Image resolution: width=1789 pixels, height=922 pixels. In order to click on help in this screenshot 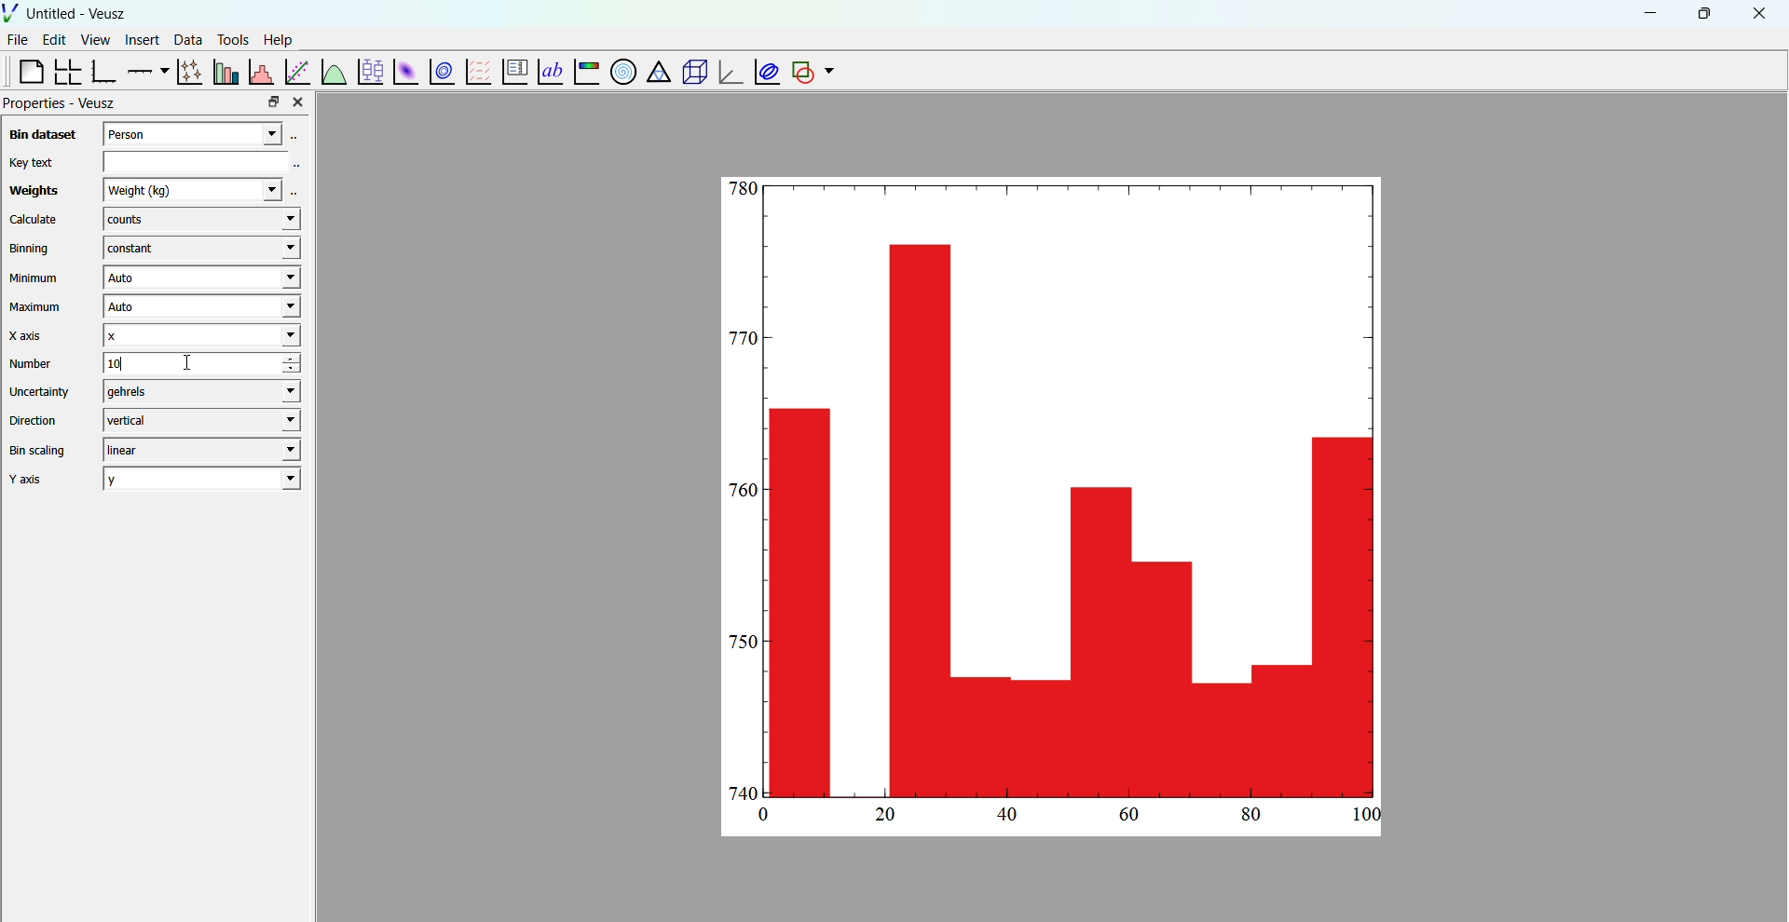, I will do `click(279, 38)`.